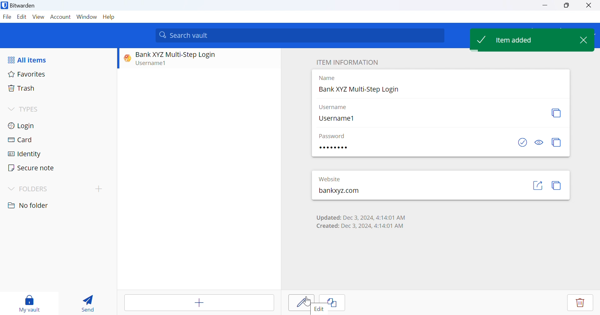  Describe the element at coordinates (301, 35) in the screenshot. I see `Search vault` at that location.